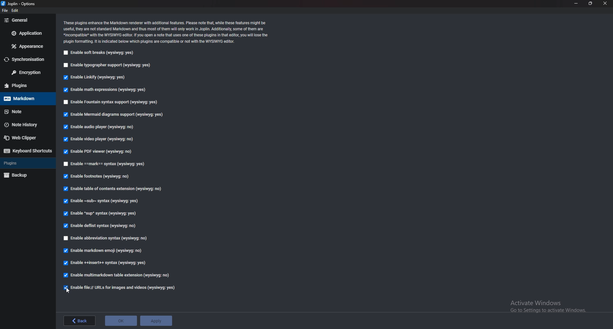 The width and height of the screenshot is (613, 329). I want to click on note, so click(25, 111).